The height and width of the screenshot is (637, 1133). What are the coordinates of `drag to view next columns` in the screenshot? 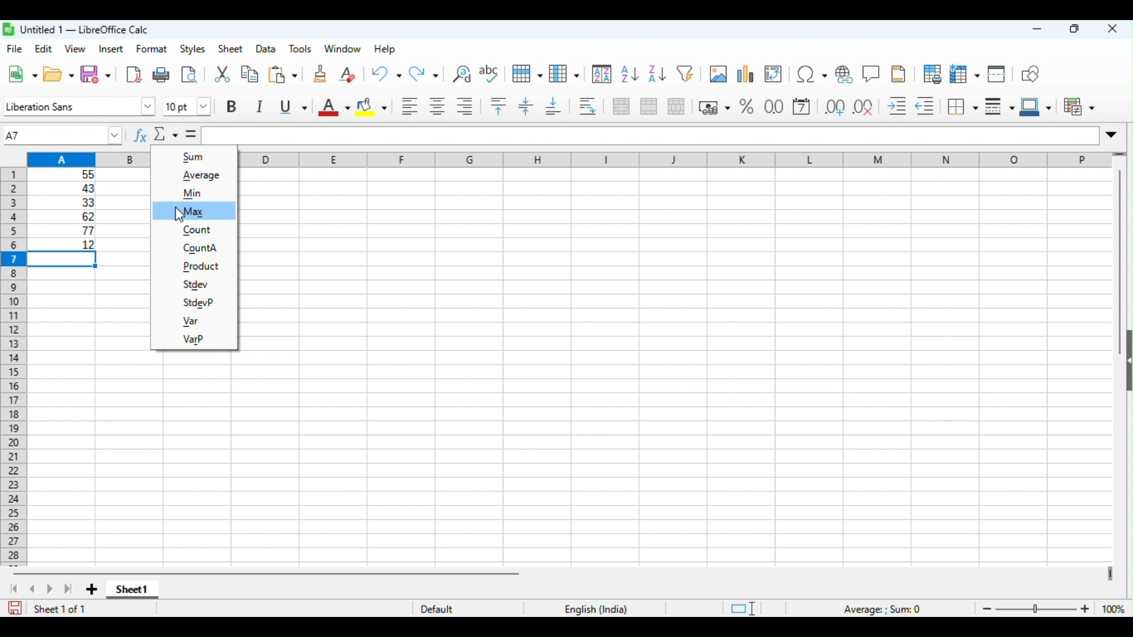 It's located at (1108, 574).